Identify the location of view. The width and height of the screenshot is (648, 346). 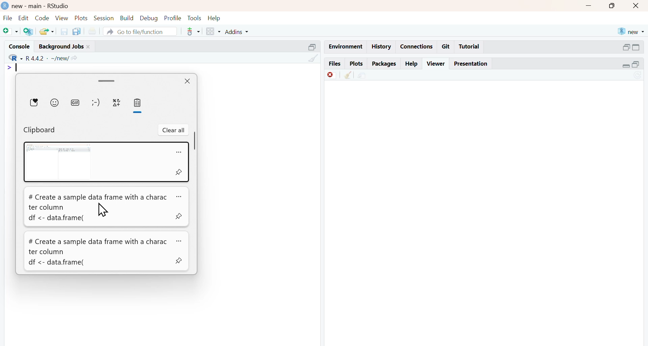
(62, 19).